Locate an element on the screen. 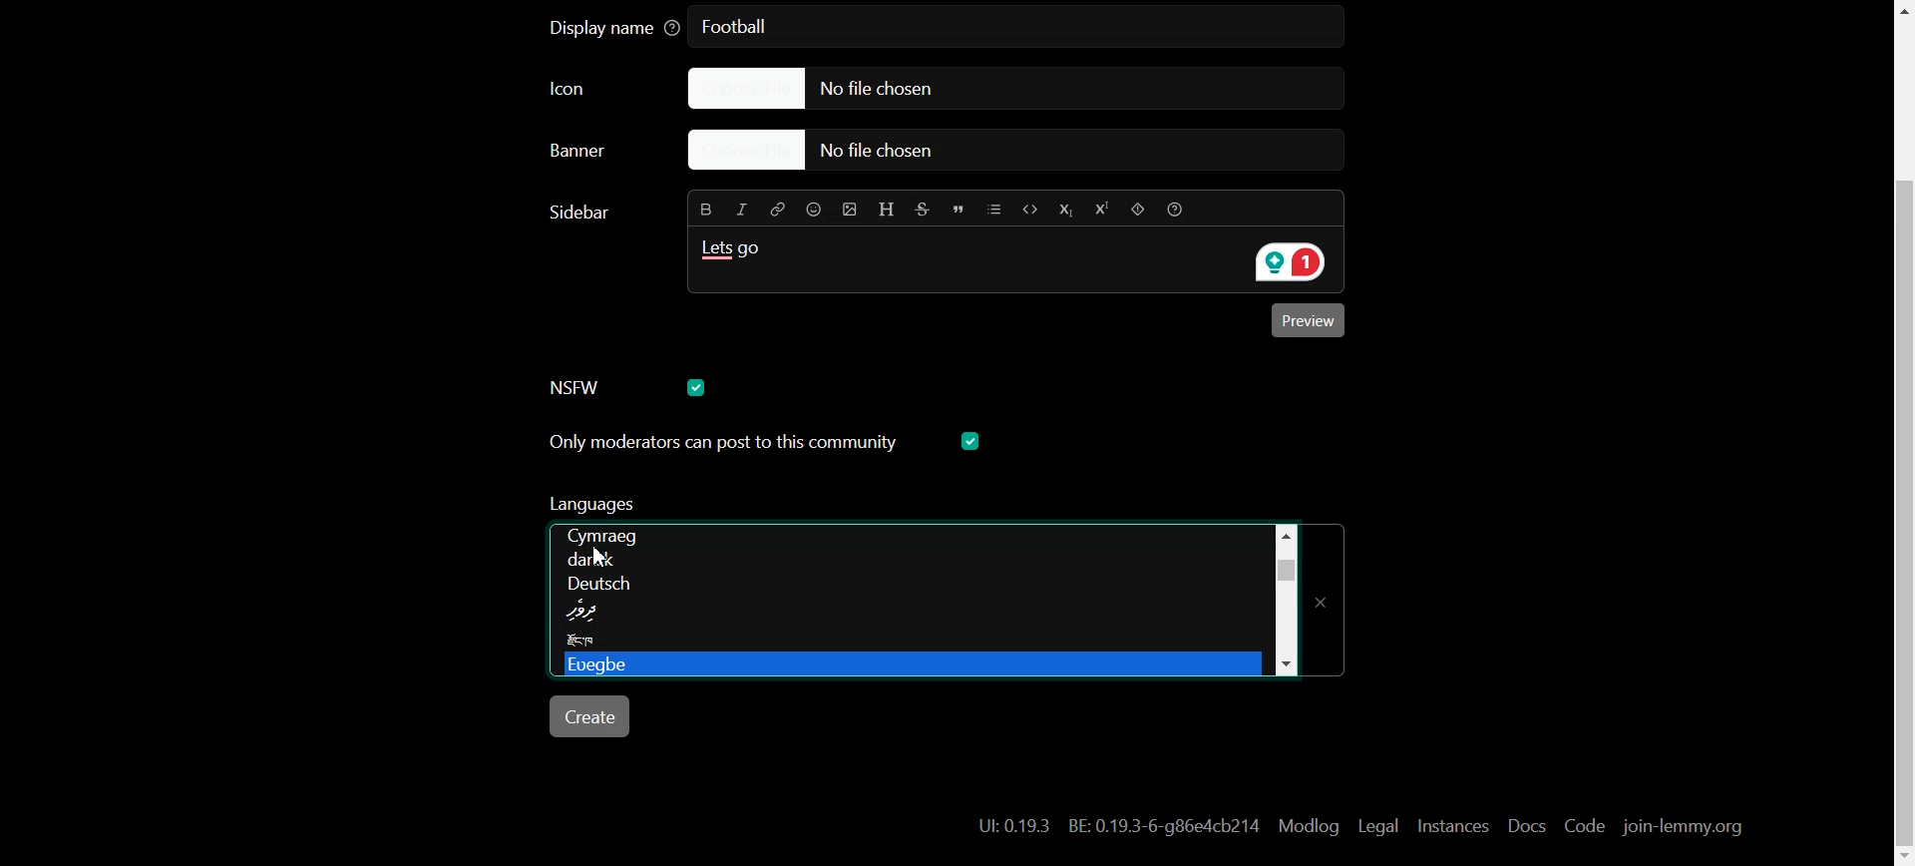  Language is located at coordinates (909, 568).